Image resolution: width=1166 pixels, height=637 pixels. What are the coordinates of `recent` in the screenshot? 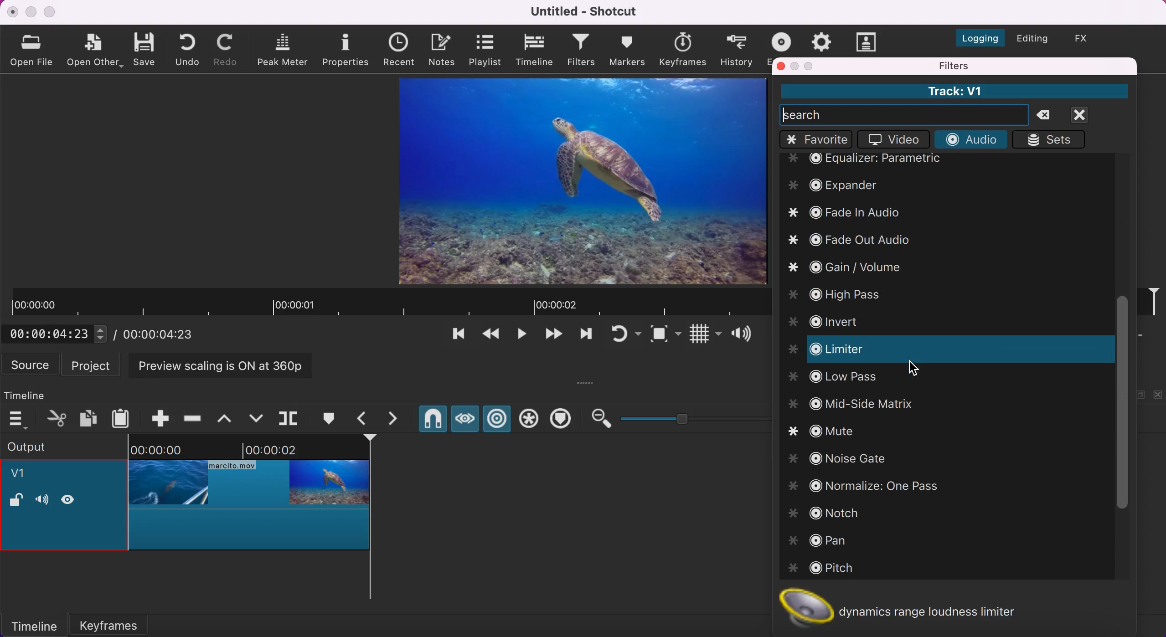 It's located at (402, 50).